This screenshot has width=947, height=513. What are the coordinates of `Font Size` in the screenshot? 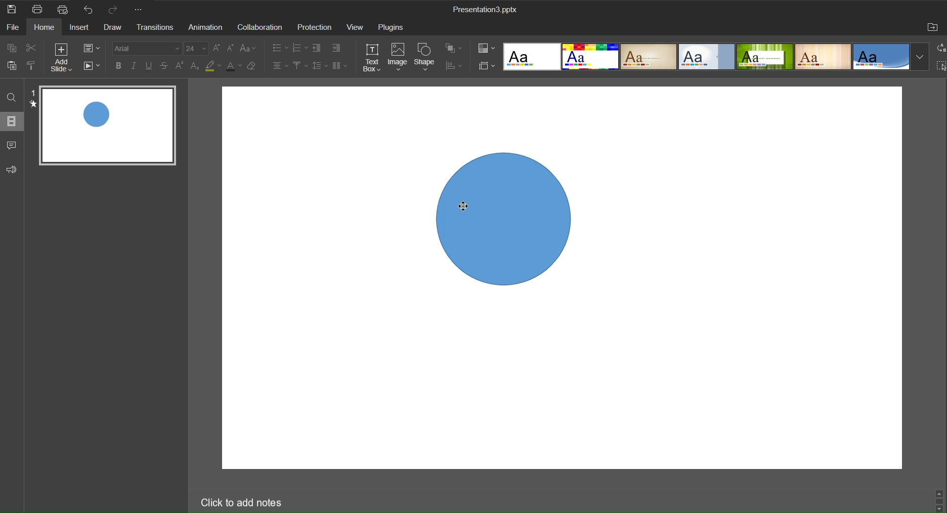 It's located at (218, 49).